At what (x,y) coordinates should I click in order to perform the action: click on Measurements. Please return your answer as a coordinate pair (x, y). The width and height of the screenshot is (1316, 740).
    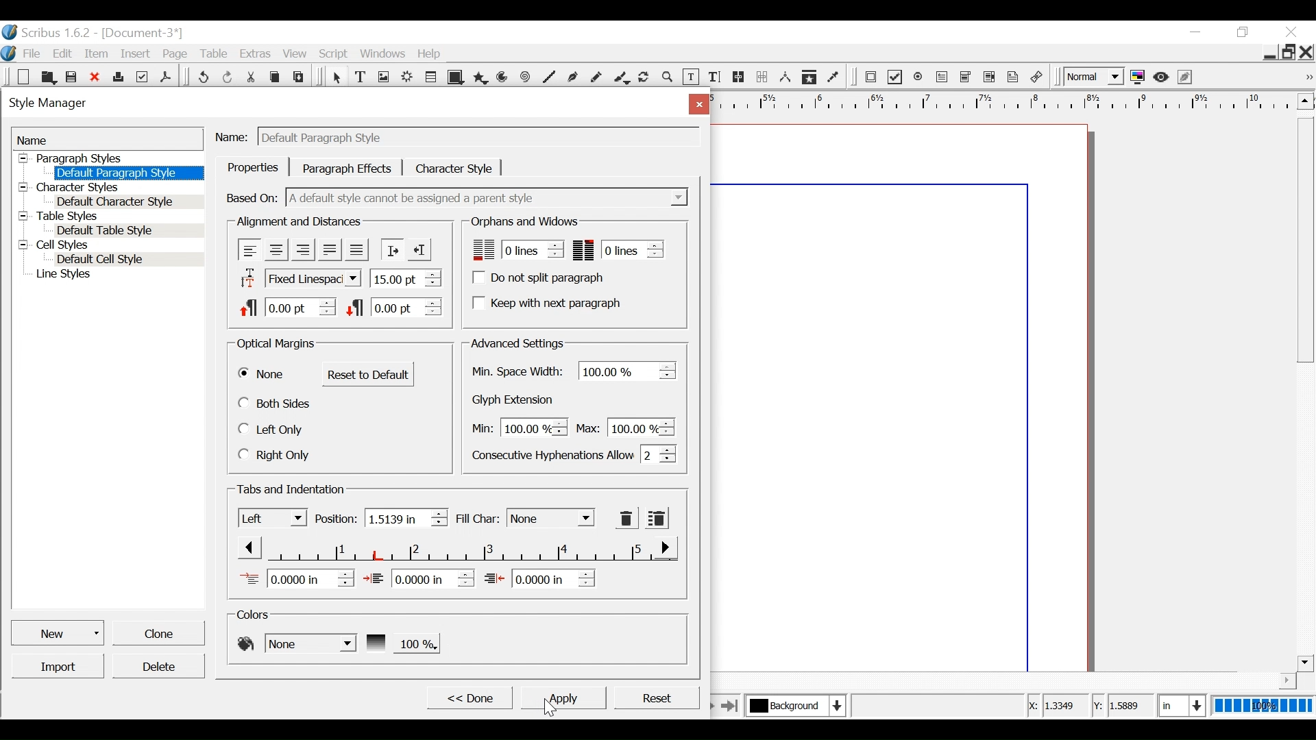
    Looking at the image, I should click on (785, 77).